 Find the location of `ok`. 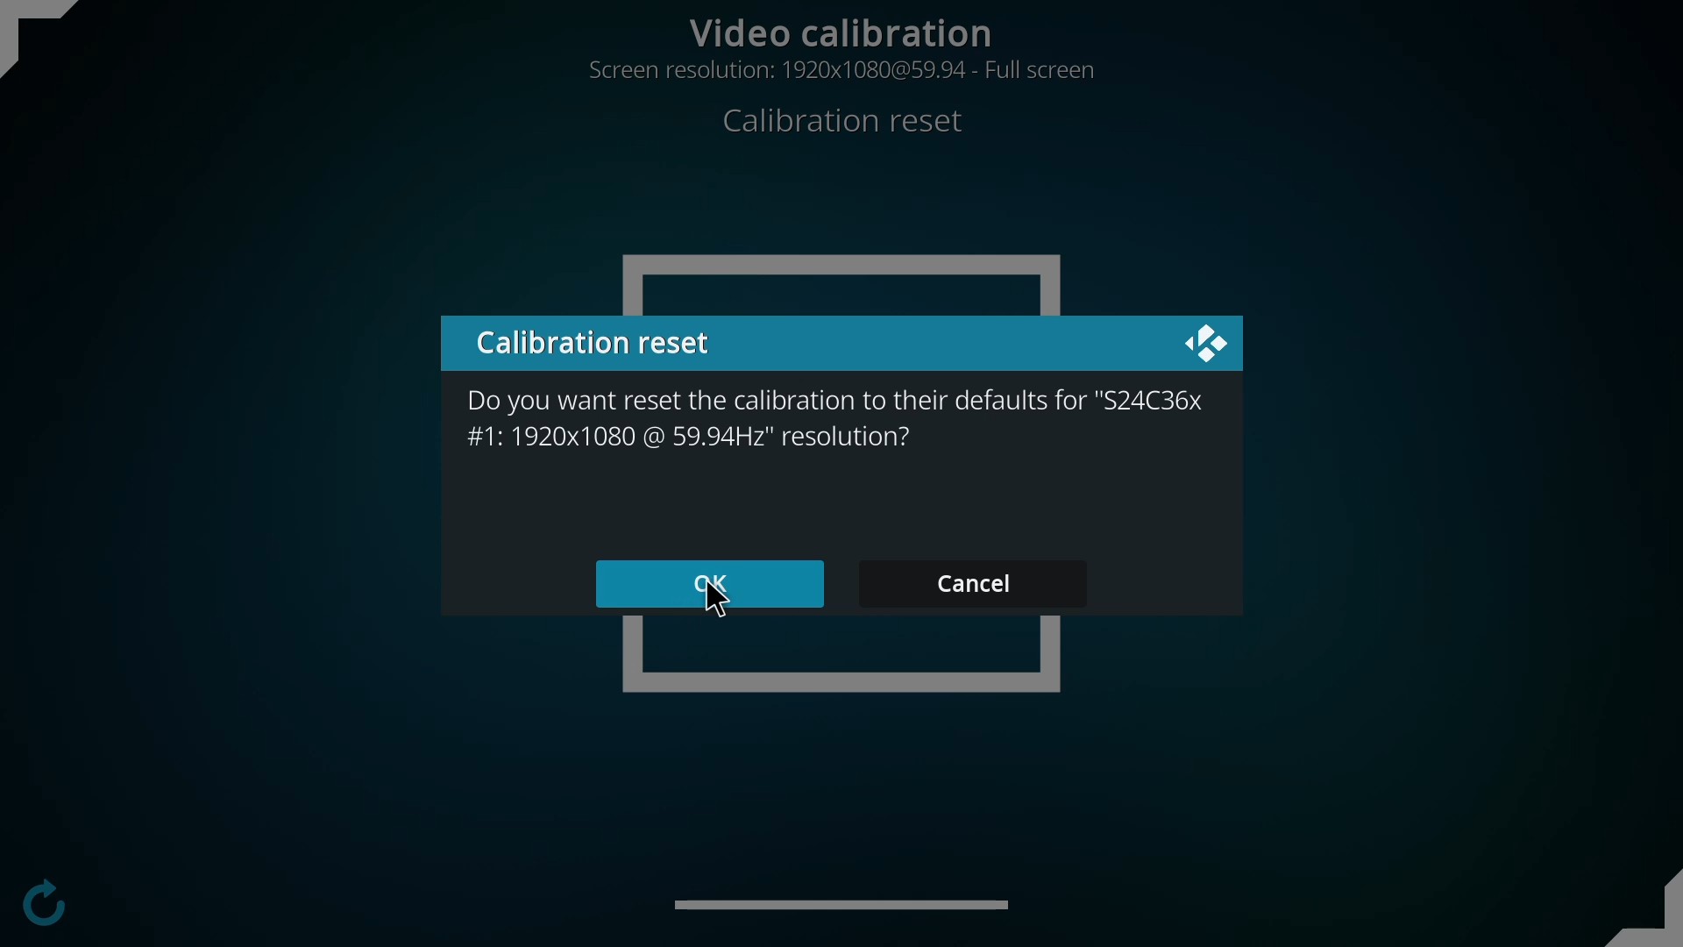

ok is located at coordinates (714, 585).